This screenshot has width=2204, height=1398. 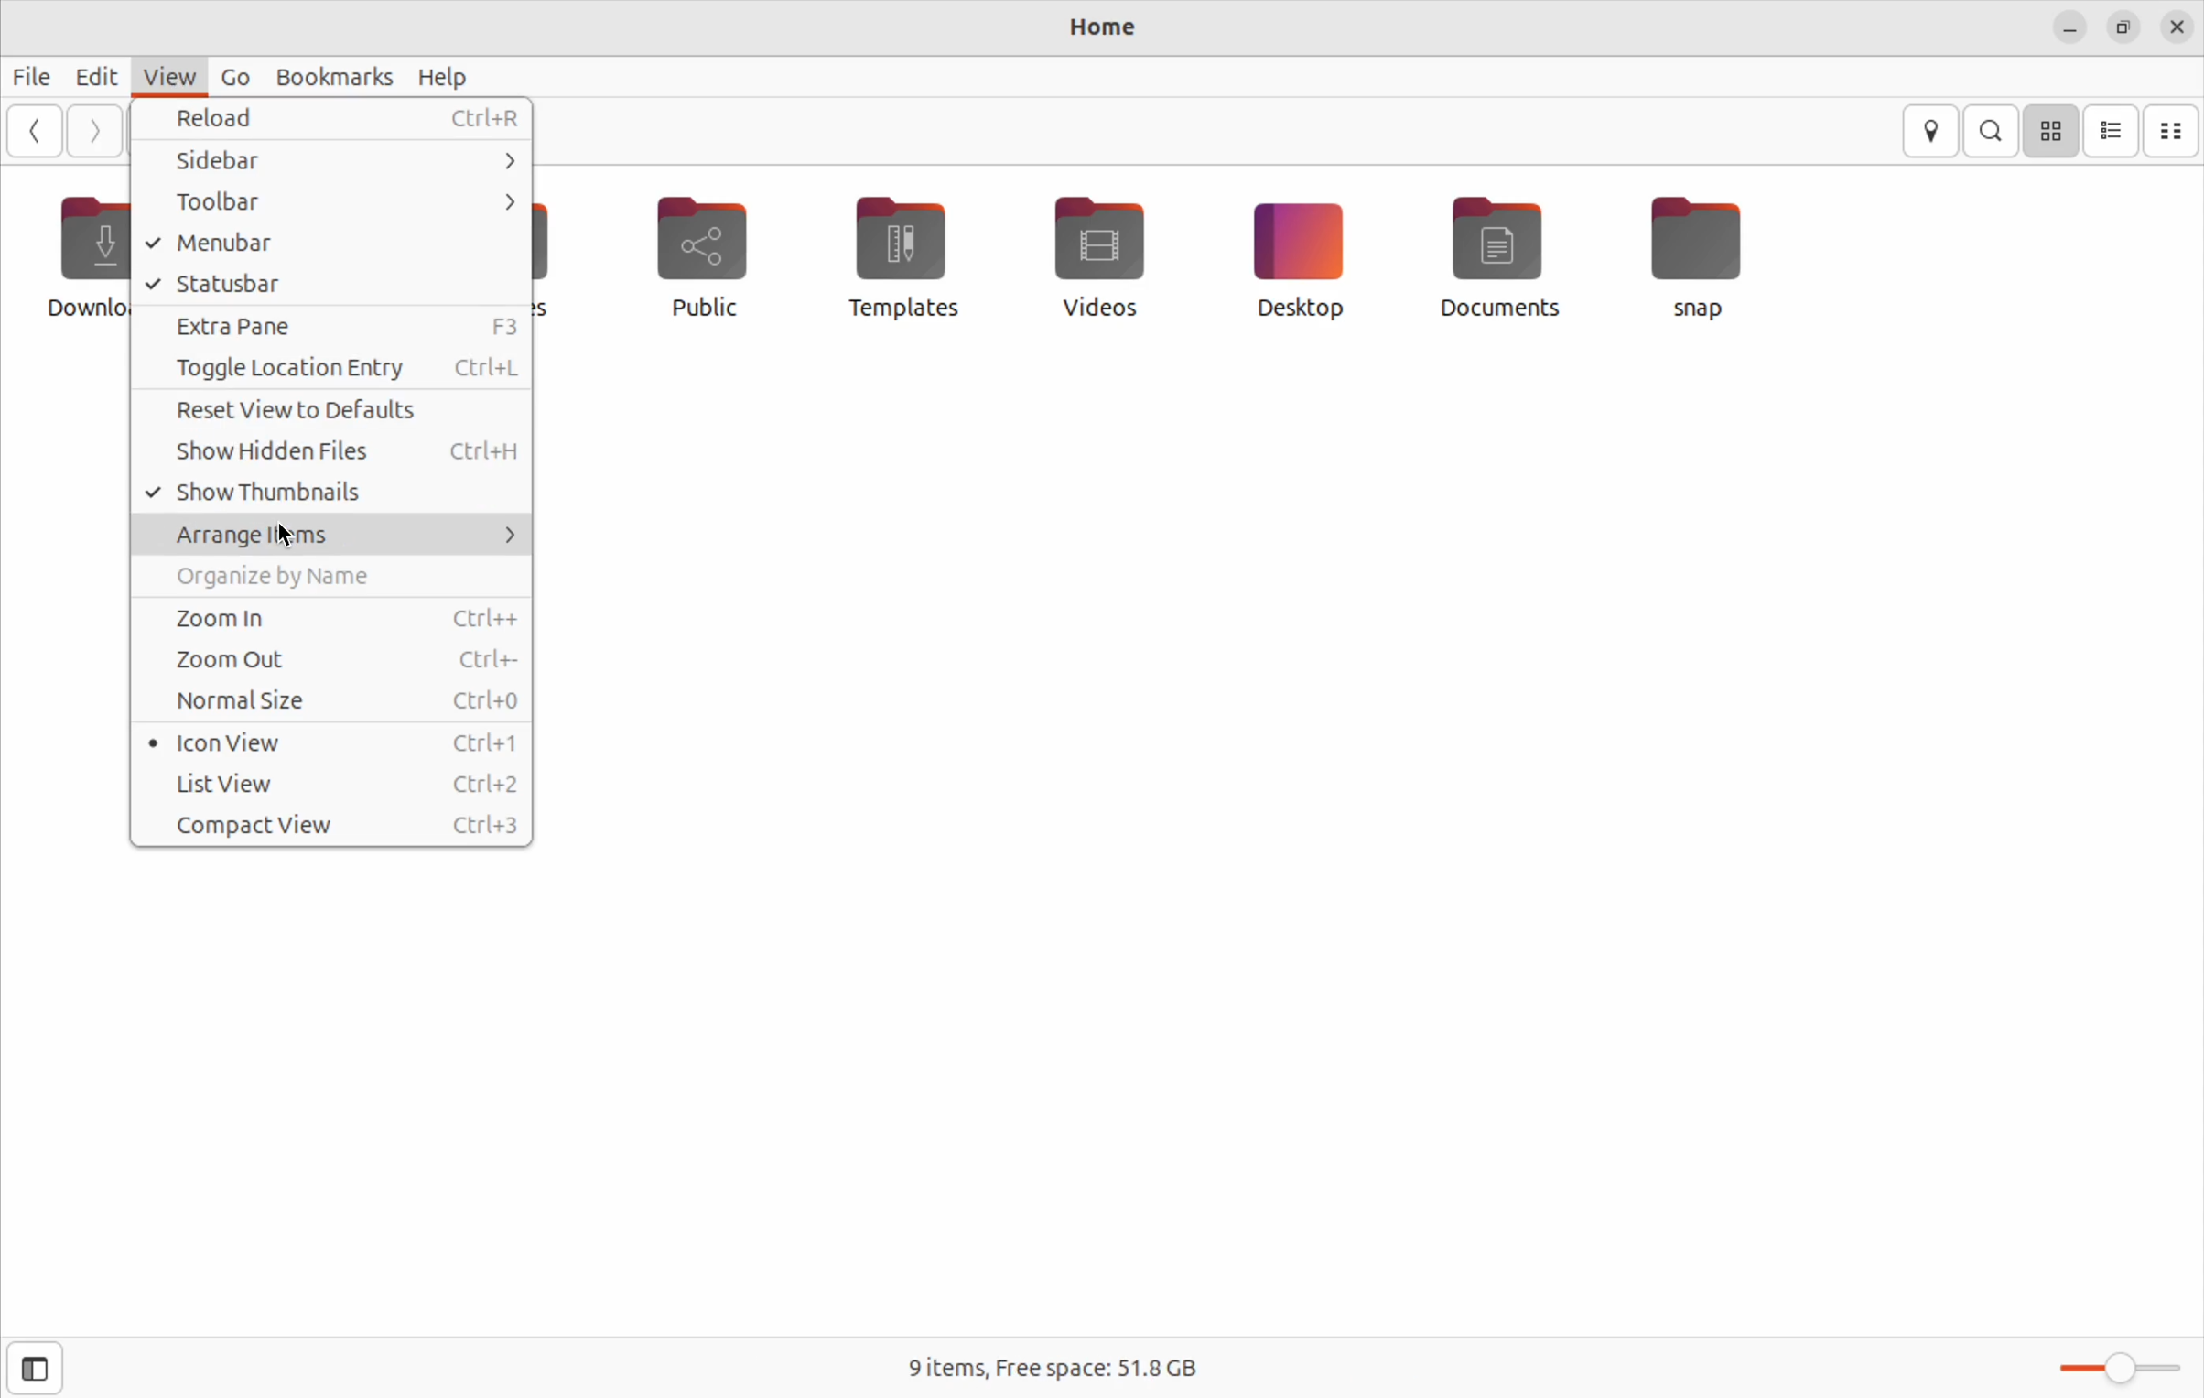 I want to click on toolbar, so click(x=327, y=204).